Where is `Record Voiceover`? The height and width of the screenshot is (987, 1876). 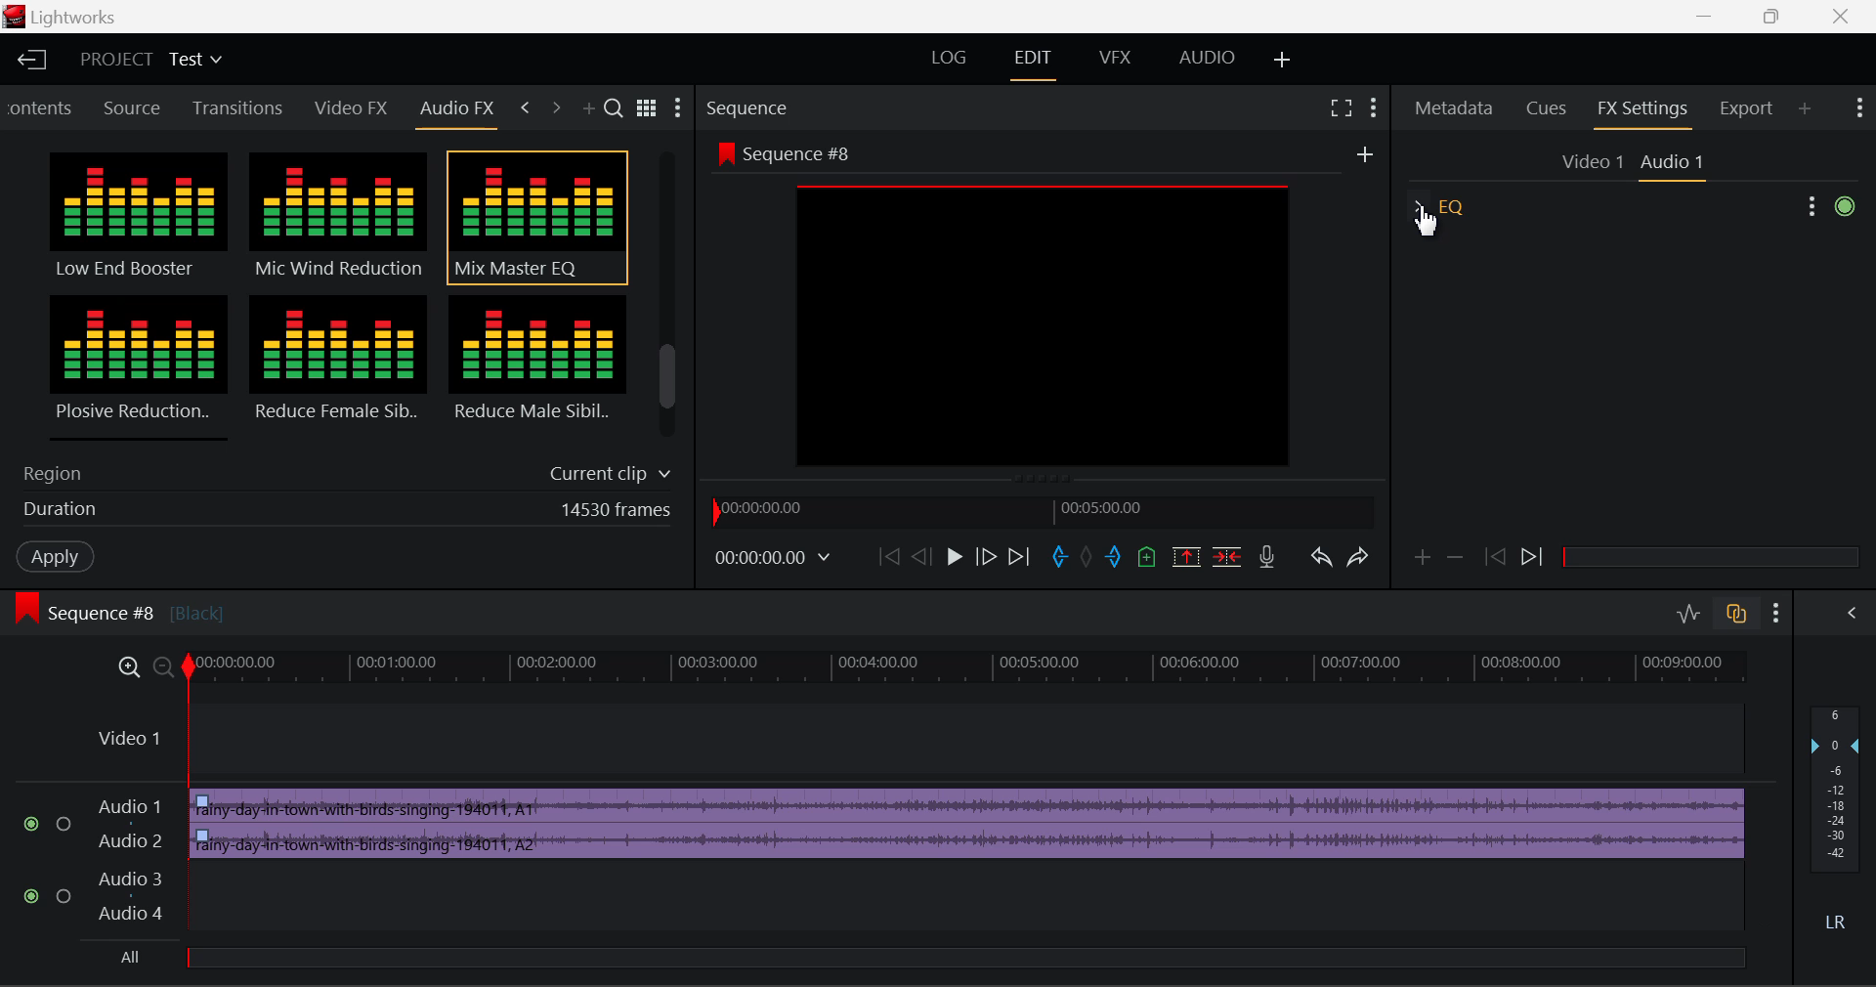
Record Voiceover is located at coordinates (1265, 558).